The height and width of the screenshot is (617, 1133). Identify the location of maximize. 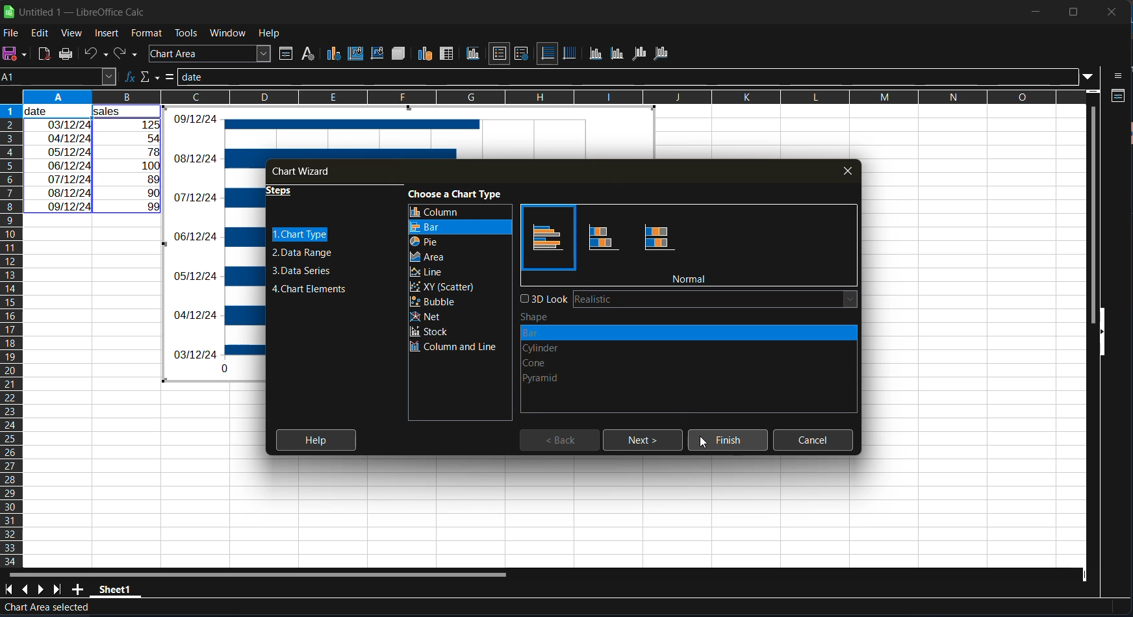
(1070, 11).